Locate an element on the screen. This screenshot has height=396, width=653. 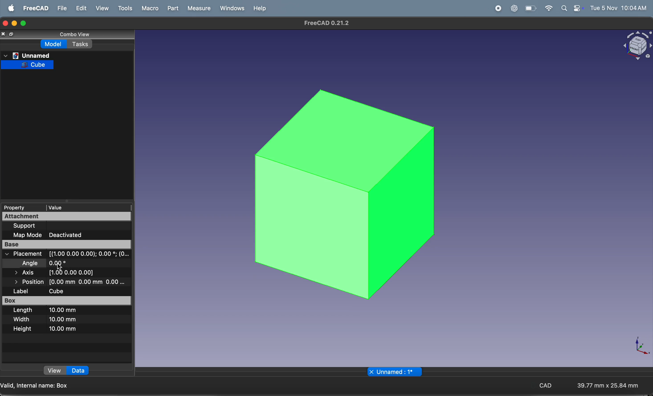
10 mm is located at coordinates (65, 311).